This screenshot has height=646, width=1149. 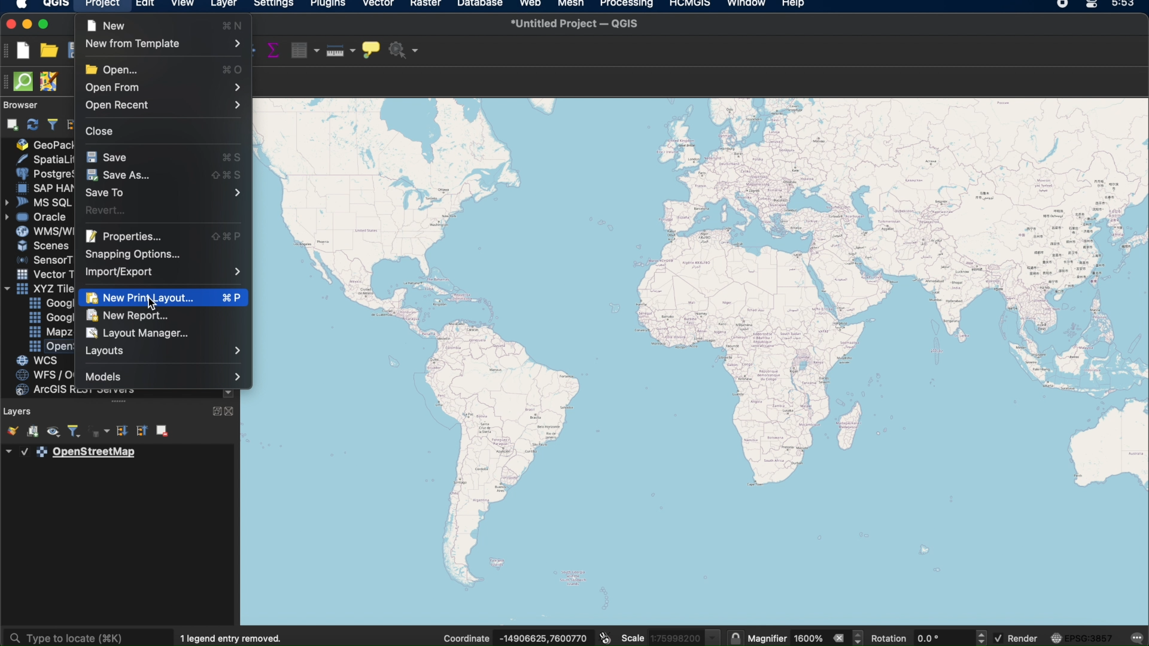 What do you see at coordinates (71, 454) in the screenshot?
I see `layer` at bounding box center [71, 454].